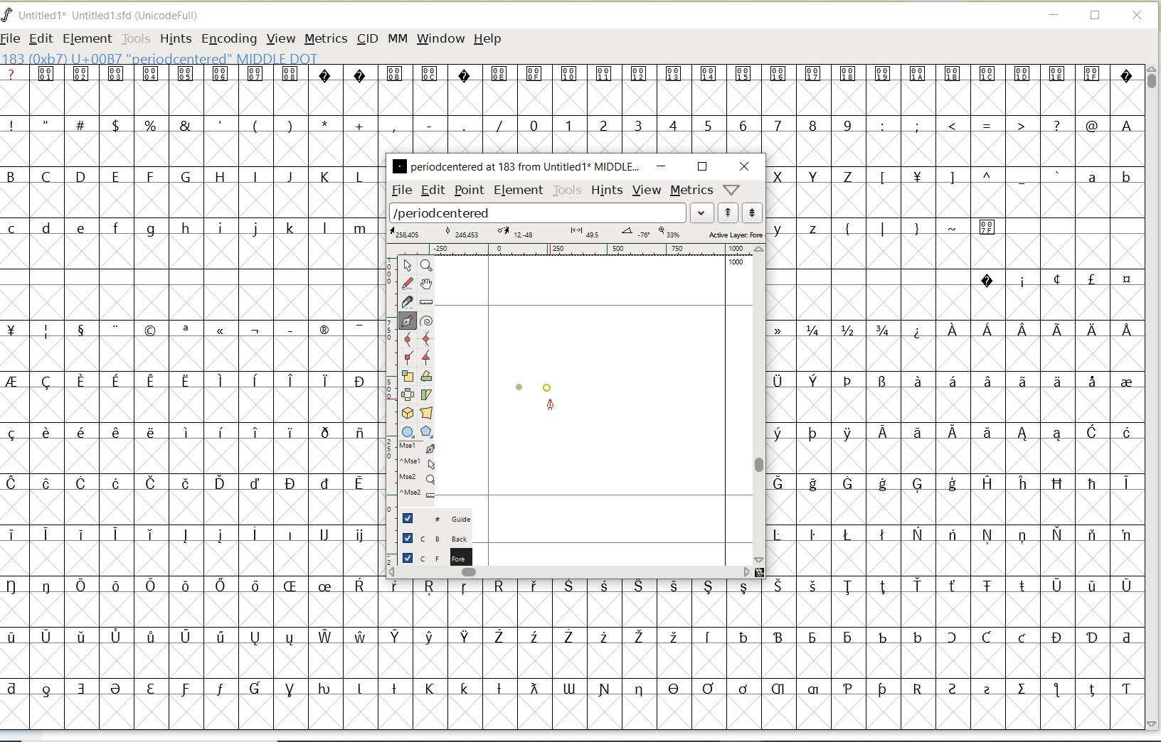 The height and width of the screenshot is (742, 1161). Describe the element at coordinates (161, 58) in the screenshot. I see `glyph info` at that location.